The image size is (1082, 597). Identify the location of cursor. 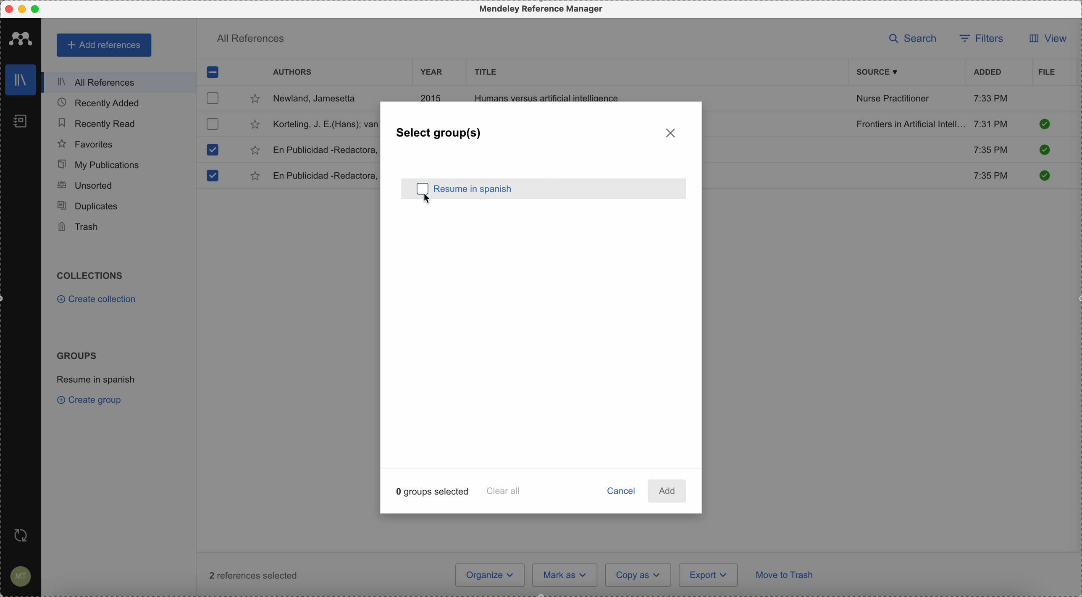
(422, 194).